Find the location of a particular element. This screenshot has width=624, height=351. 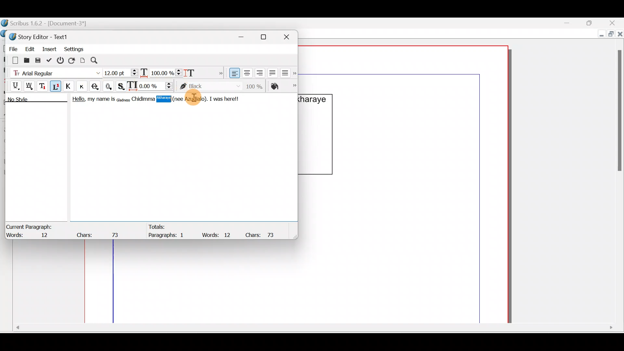

I was herel! is located at coordinates (226, 98).